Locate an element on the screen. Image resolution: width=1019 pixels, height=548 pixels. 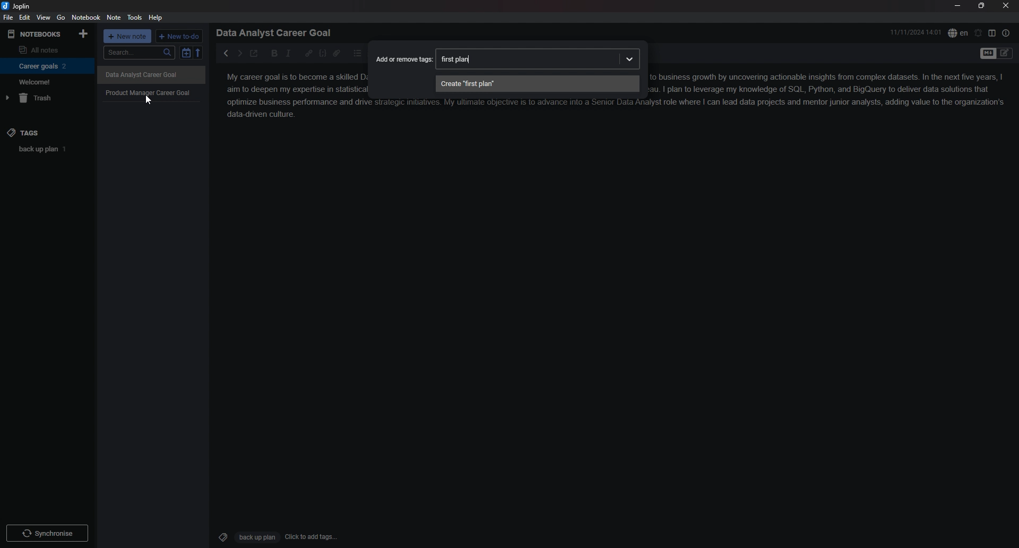
joplin is located at coordinates (17, 6).